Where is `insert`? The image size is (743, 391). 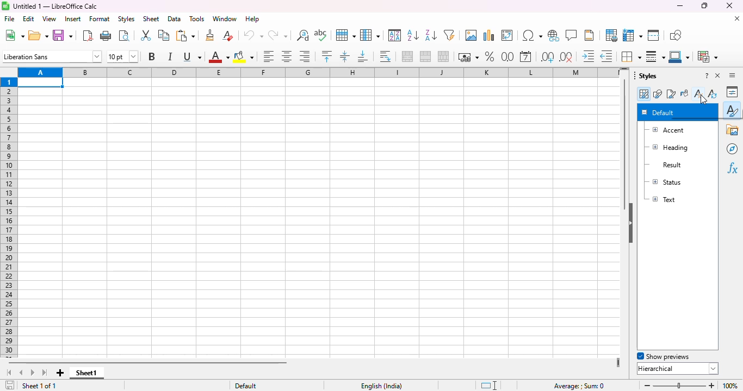 insert is located at coordinates (72, 19).